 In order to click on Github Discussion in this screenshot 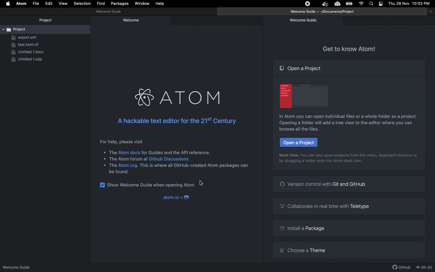, I will do `click(170, 159)`.